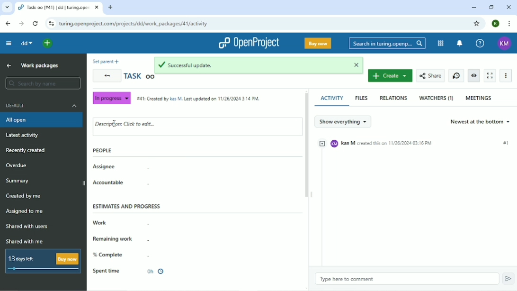  I want to click on 13 days left Buy now, so click(43, 261).